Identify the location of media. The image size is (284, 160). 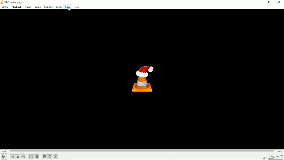
(5, 7).